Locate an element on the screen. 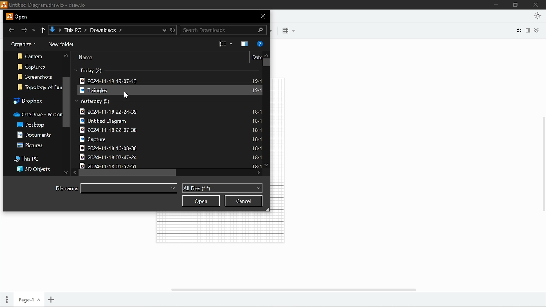 The width and height of the screenshot is (546, 307). back is located at coordinates (10, 30).